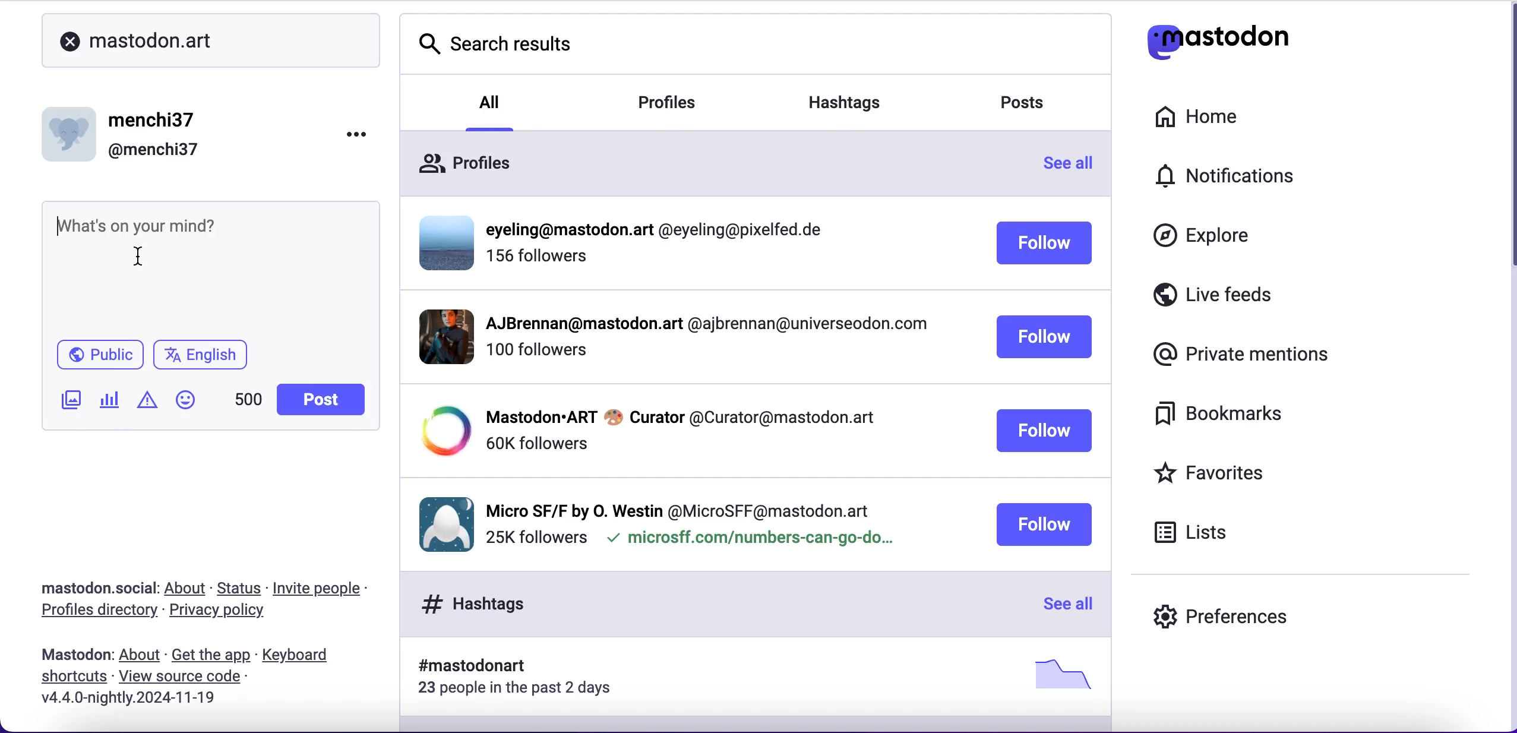 Image resolution: width=1517 pixels, height=733 pixels. Describe the element at coordinates (1200, 536) in the screenshot. I see `lists` at that location.